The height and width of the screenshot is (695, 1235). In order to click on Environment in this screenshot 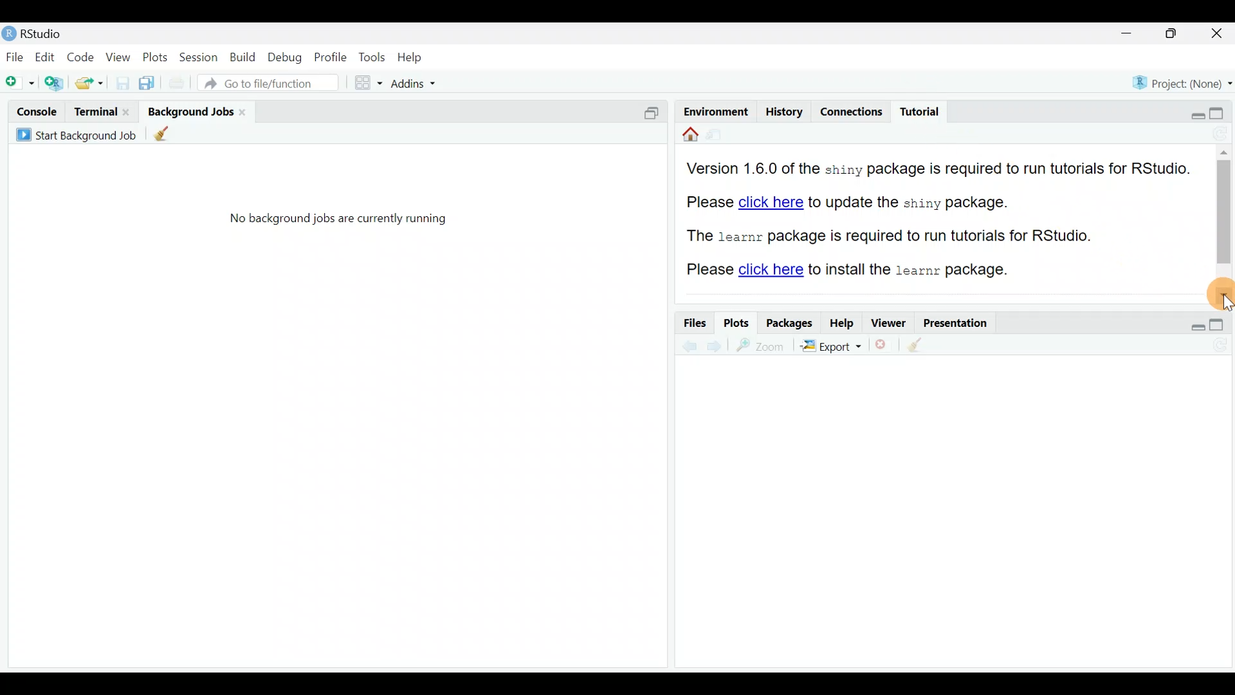, I will do `click(713, 109)`.